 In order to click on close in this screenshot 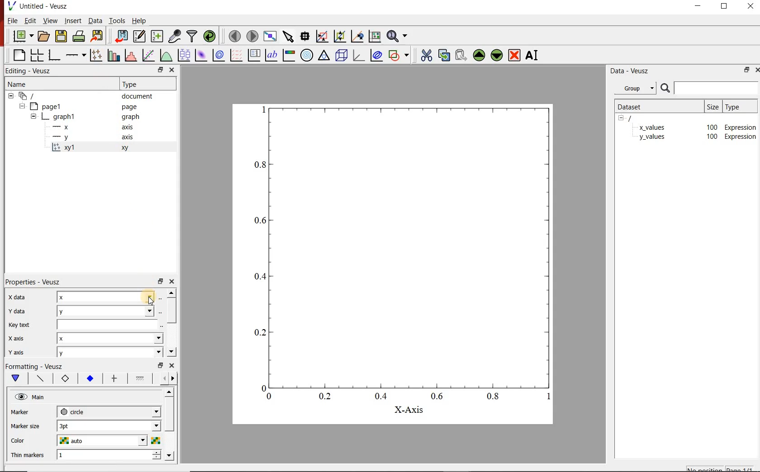, I will do `click(172, 365)`.